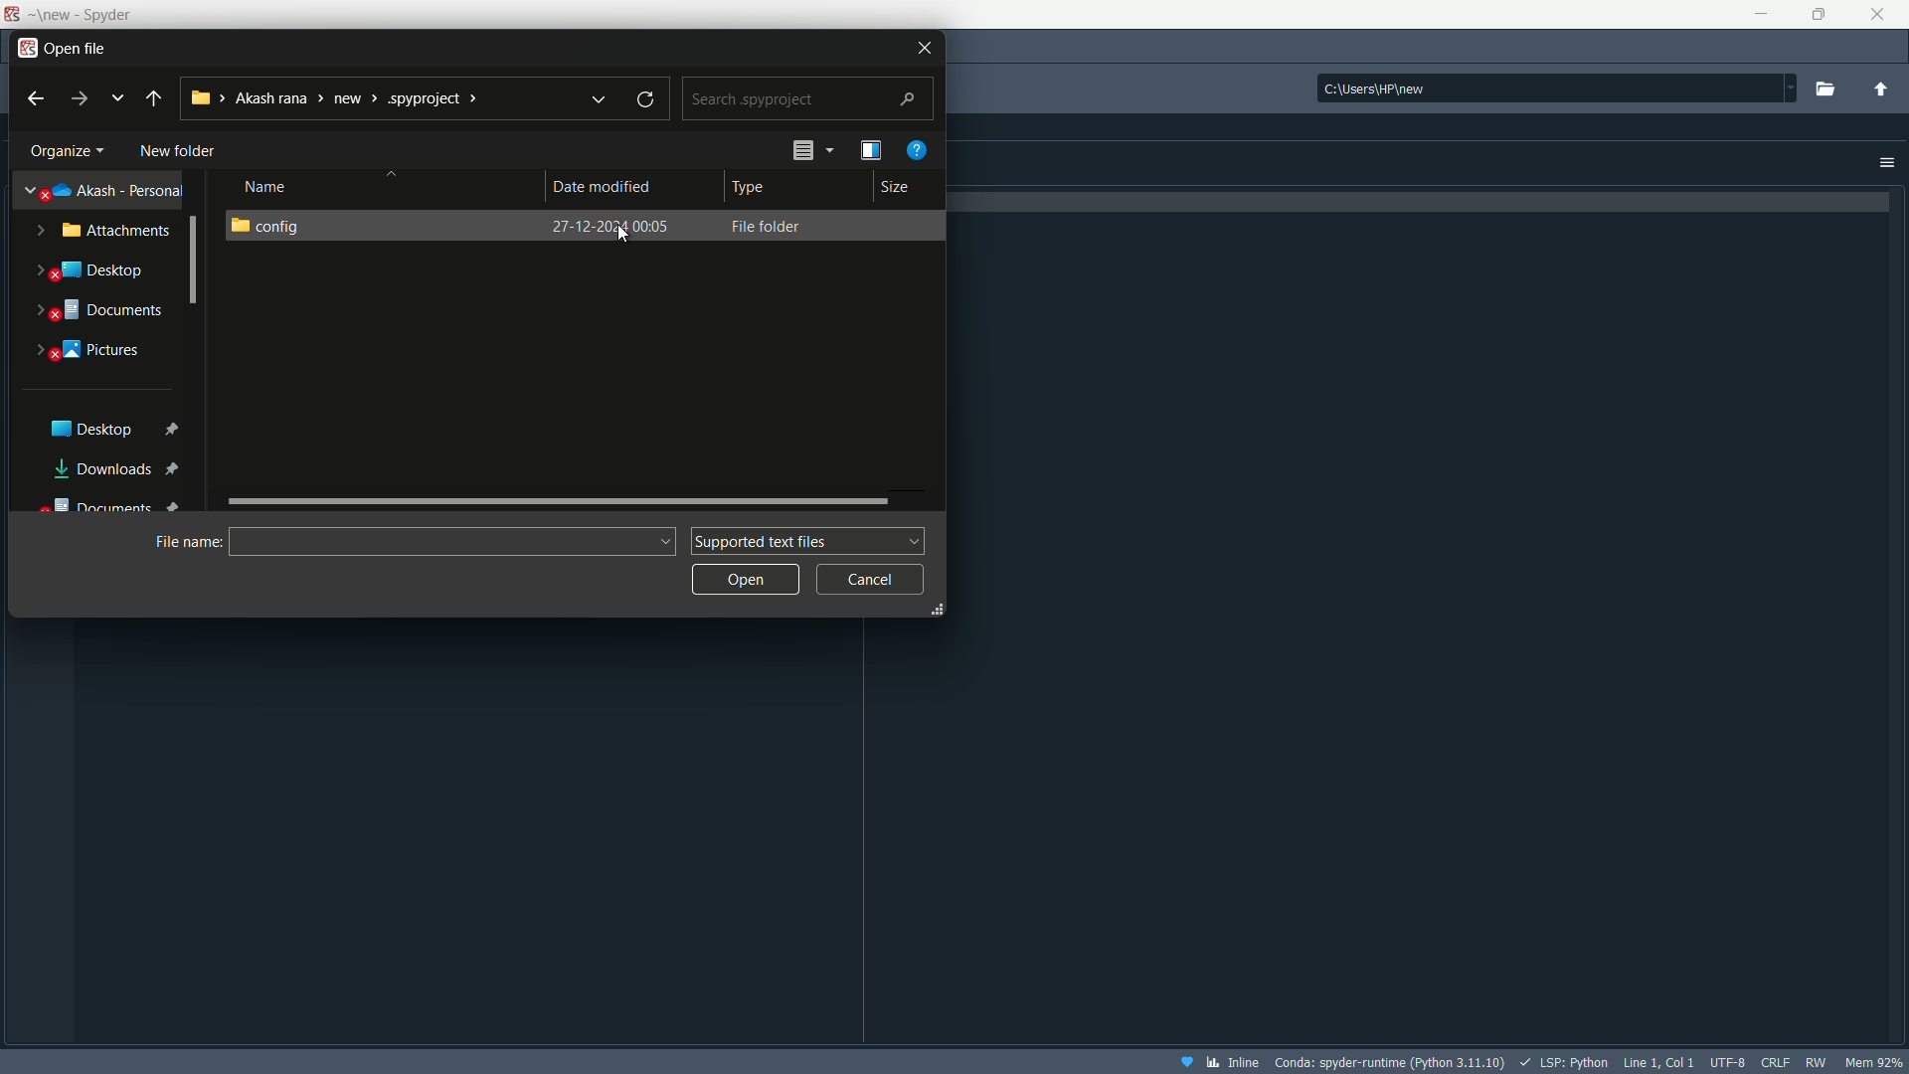 This screenshot has height=1074, width=1909. What do you see at coordinates (925, 46) in the screenshot?
I see `close` at bounding box center [925, 46].